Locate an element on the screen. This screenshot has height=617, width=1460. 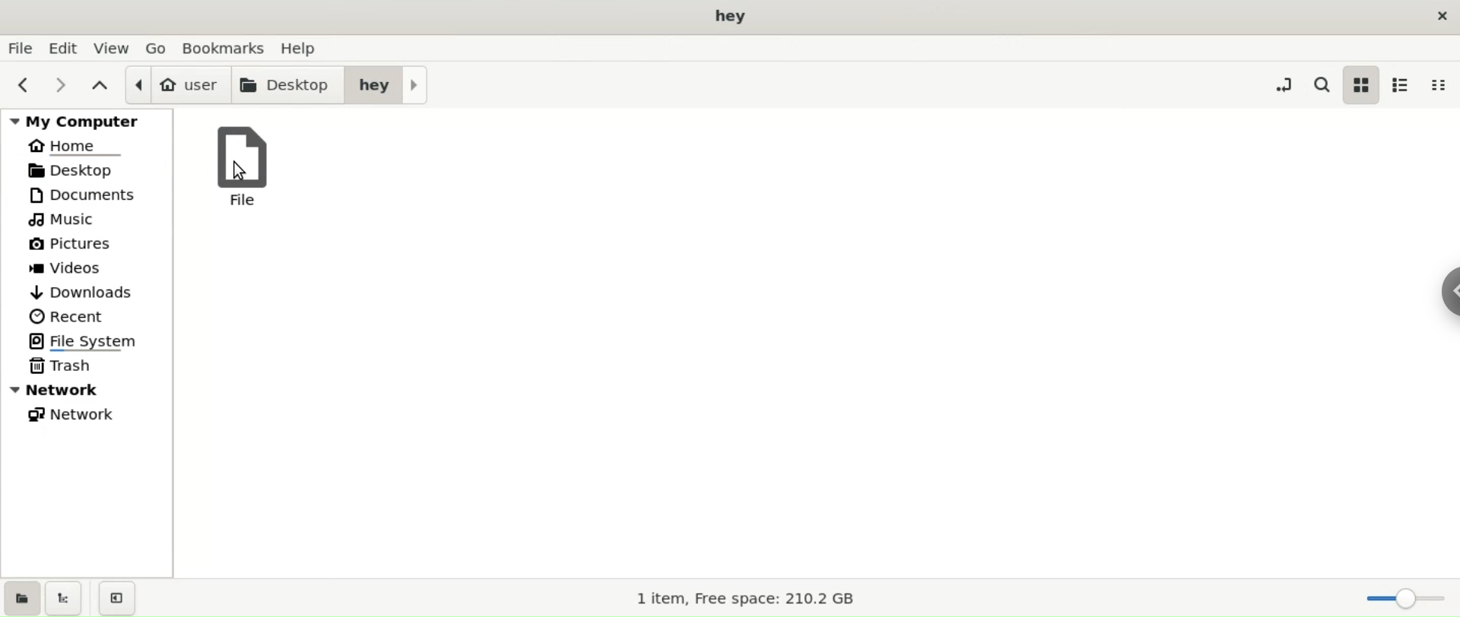
next is located at coordinates (65, 87).